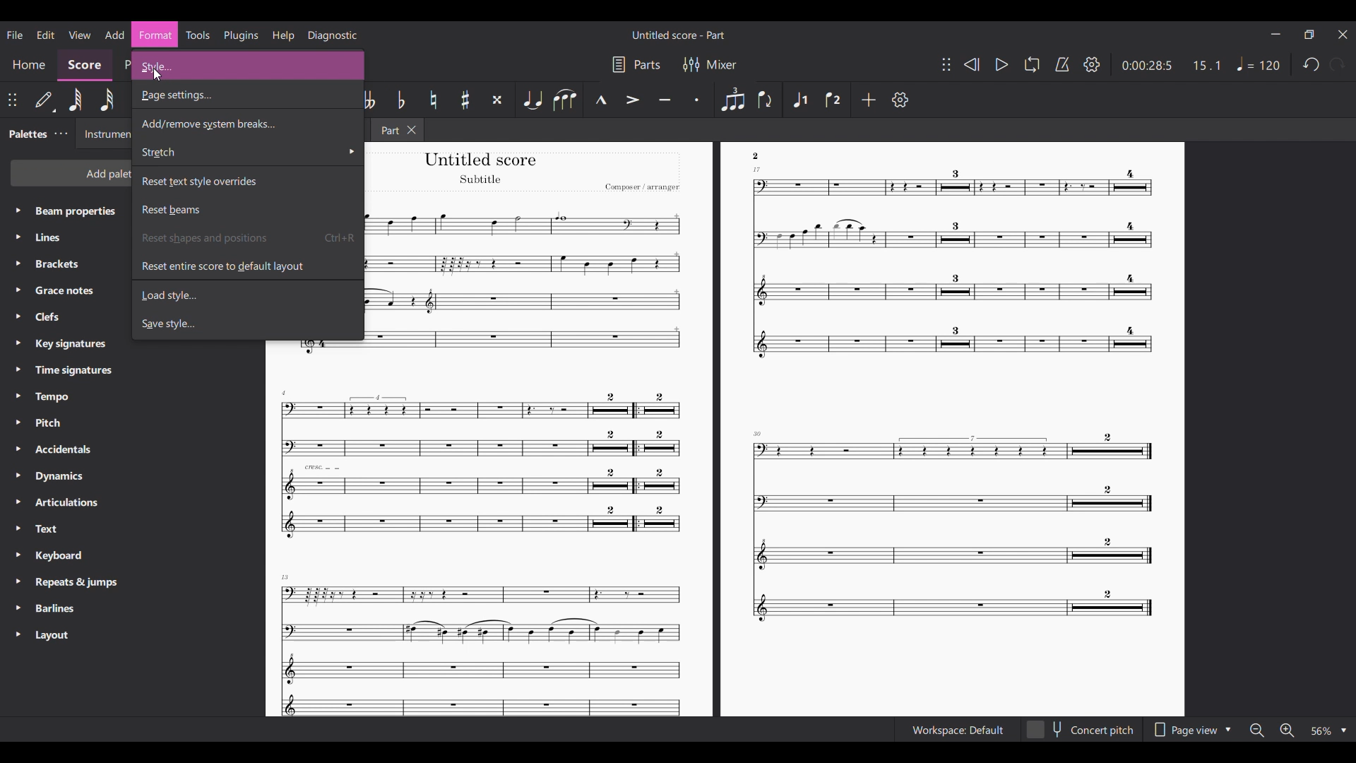 Image resolution: width=1356 pixels, height=763 pixels. I want to click on Part tab, so click(386, 131).